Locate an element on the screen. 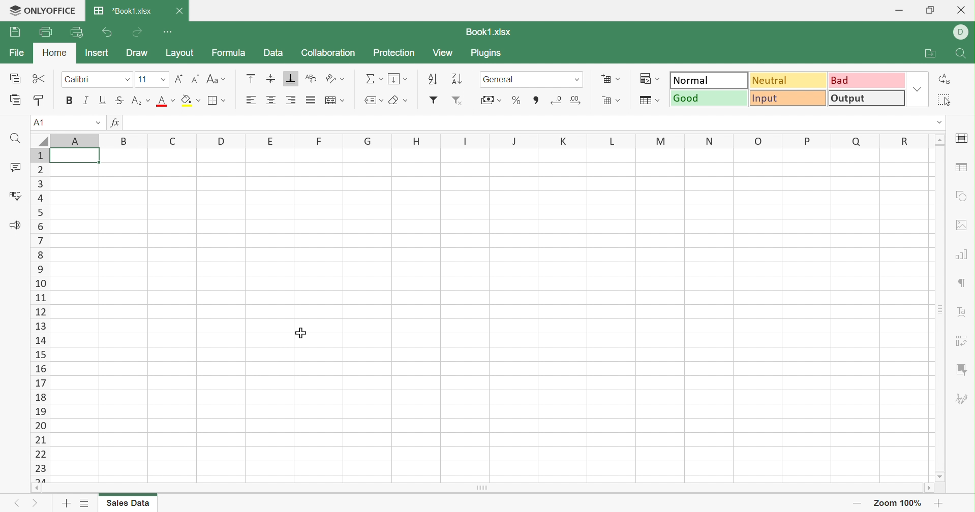  Font color is located at coordinates (165, 100).